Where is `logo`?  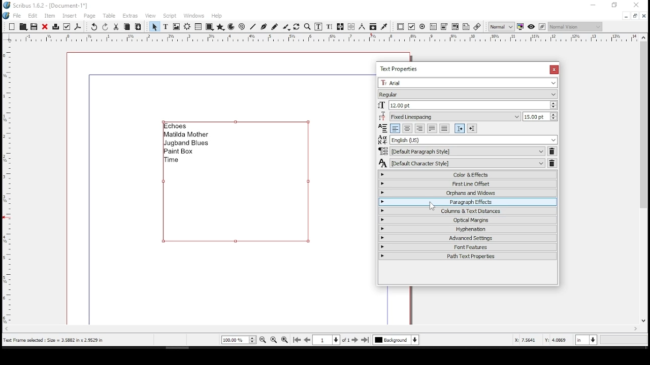 logo is located at coordinates (6, 16).